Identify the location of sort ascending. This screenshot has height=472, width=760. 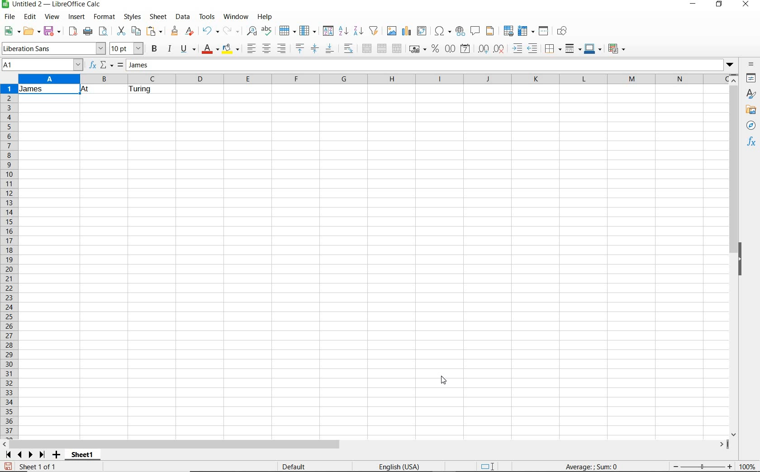
(343, 31).